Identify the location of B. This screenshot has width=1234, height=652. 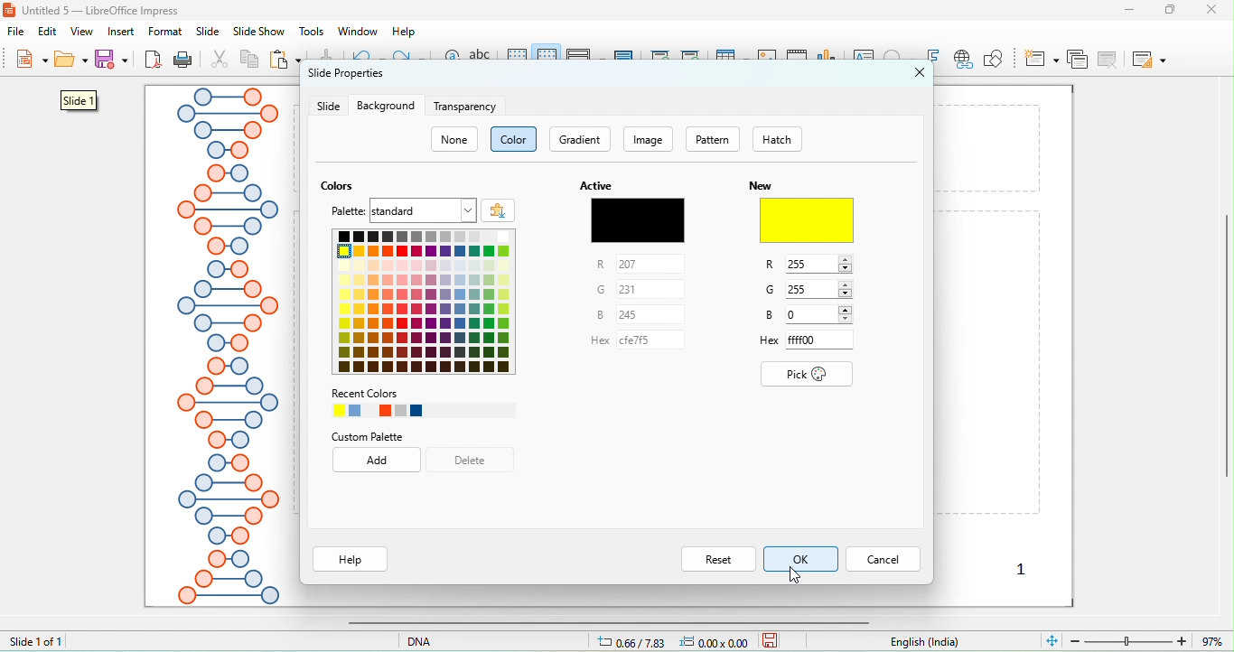
(812, 316).